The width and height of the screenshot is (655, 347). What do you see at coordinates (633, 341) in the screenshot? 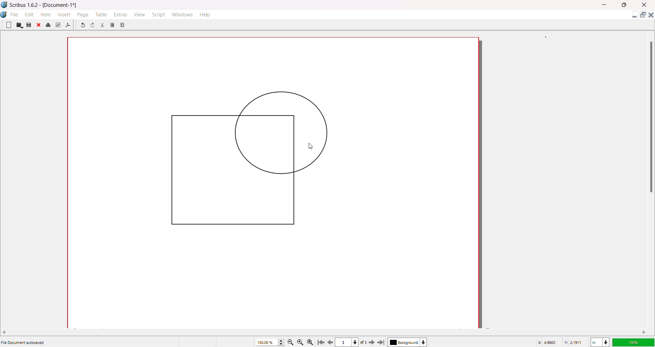
I see `Opacity` at bounding box center [633, 341].